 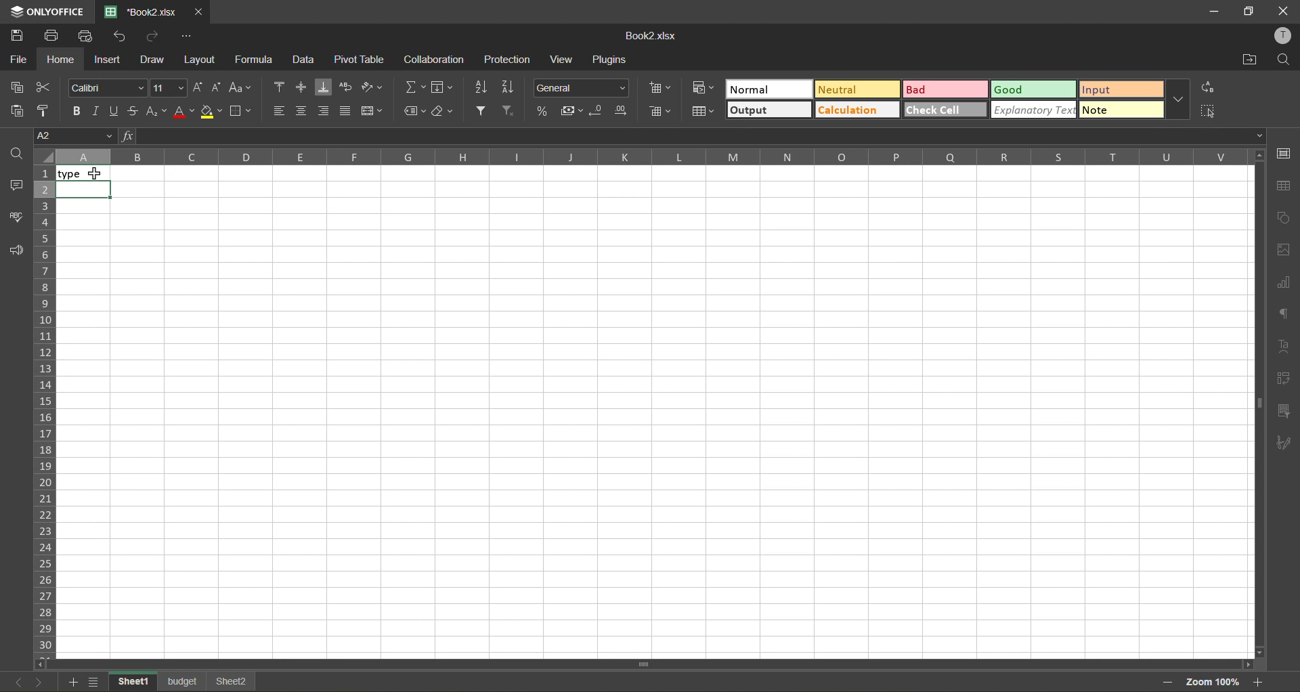 I want to click on delete cells, so click(x=657, y=112).